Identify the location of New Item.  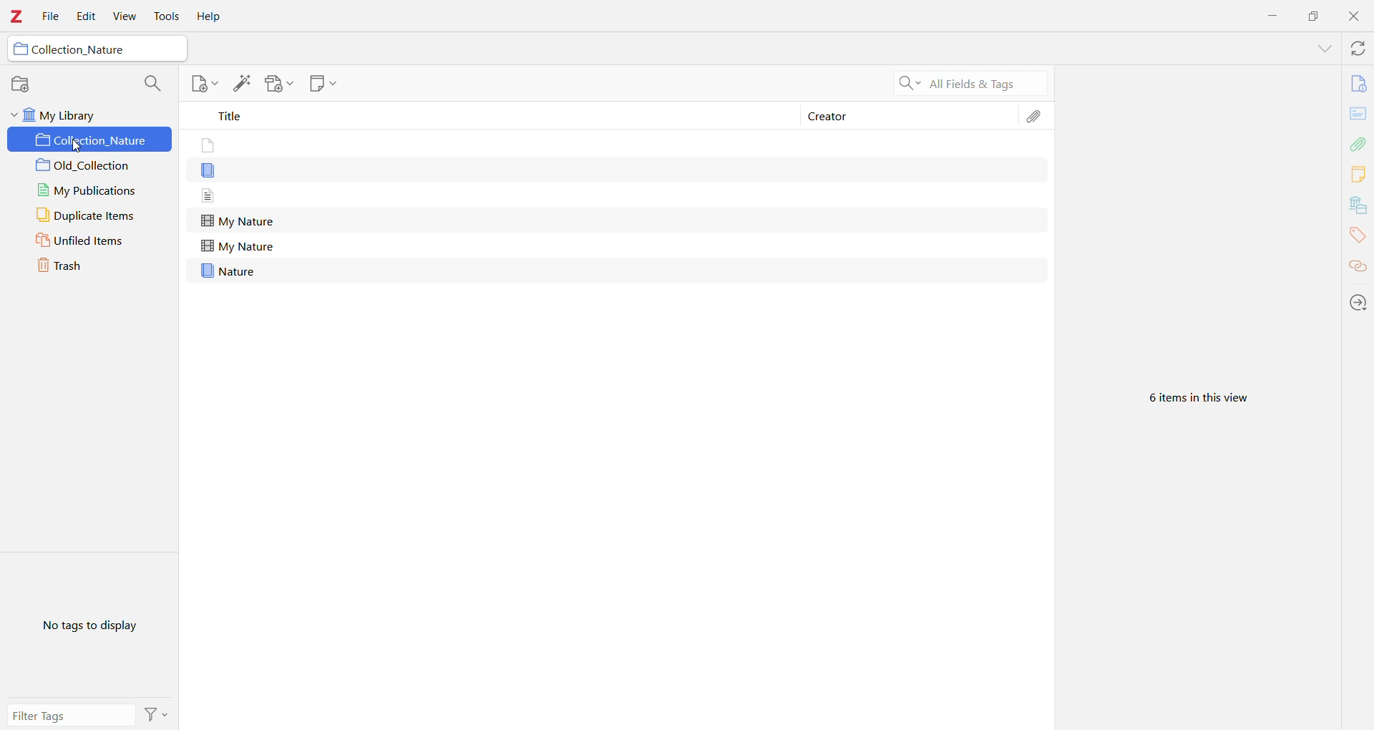
(202, 85).